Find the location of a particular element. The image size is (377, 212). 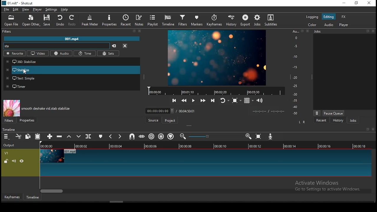

player is located at coordinates (343, 25).